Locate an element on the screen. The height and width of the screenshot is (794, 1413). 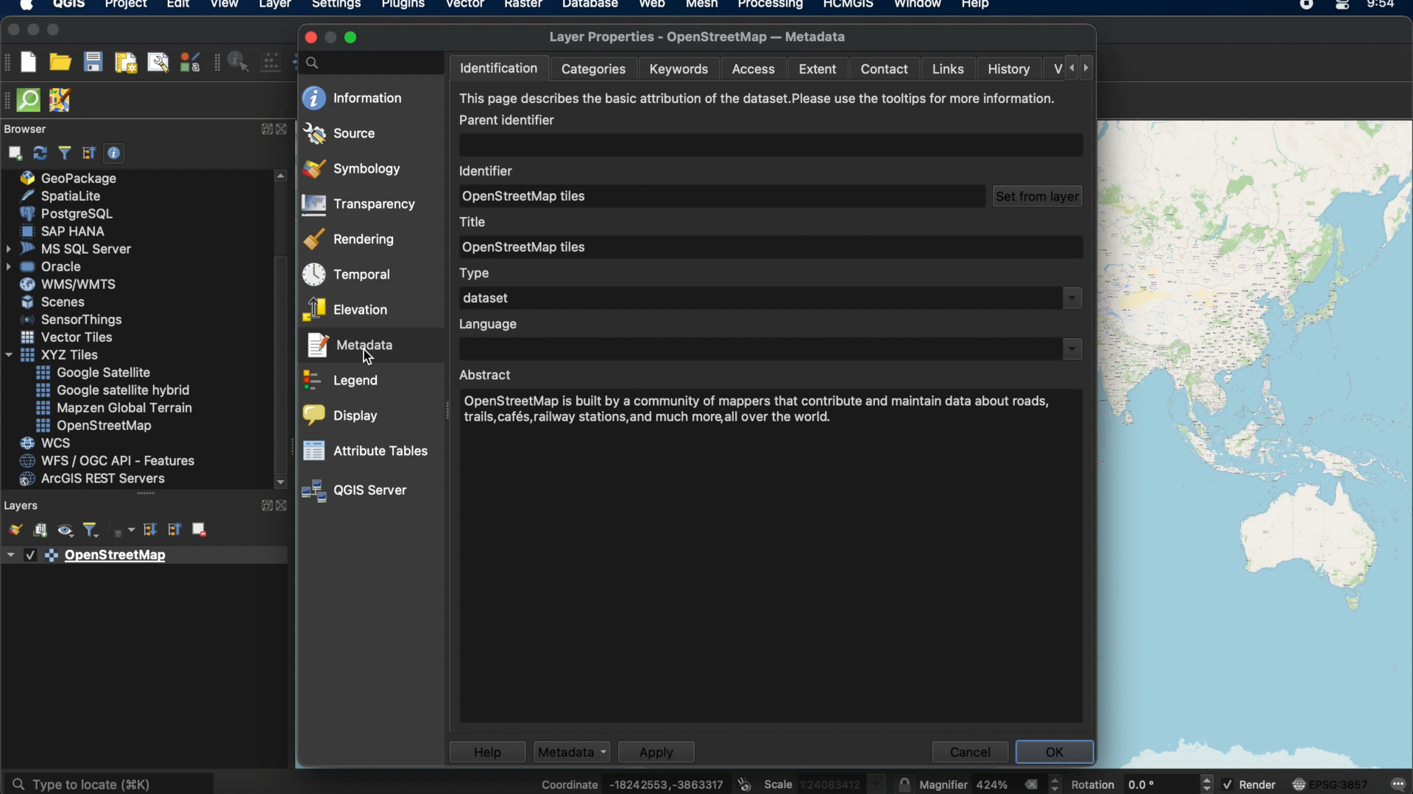
search bar layer properties is located at coordinates (366, 62).